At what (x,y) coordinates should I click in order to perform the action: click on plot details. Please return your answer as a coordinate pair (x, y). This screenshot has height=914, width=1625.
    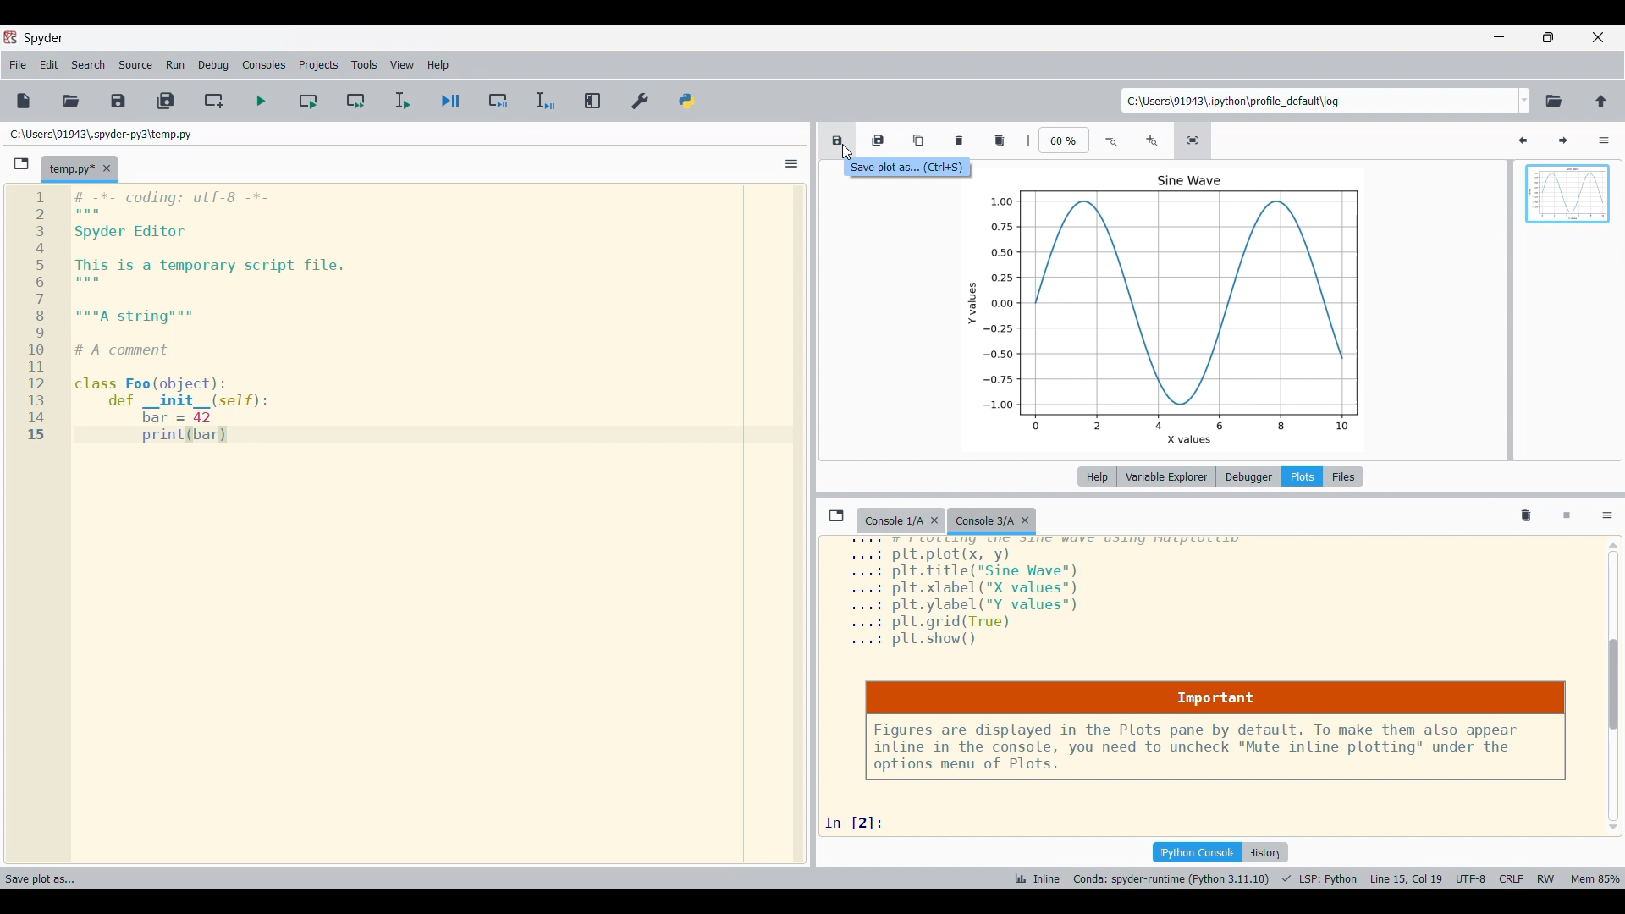
    Looking at the image, I should click on (1054, 596).